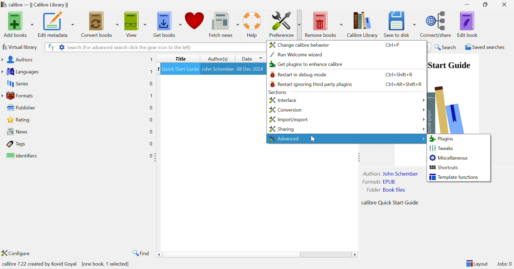  Describe the element at coordinates (298, 75) in the screenshot. I see `Restart in debug mode` at that location.